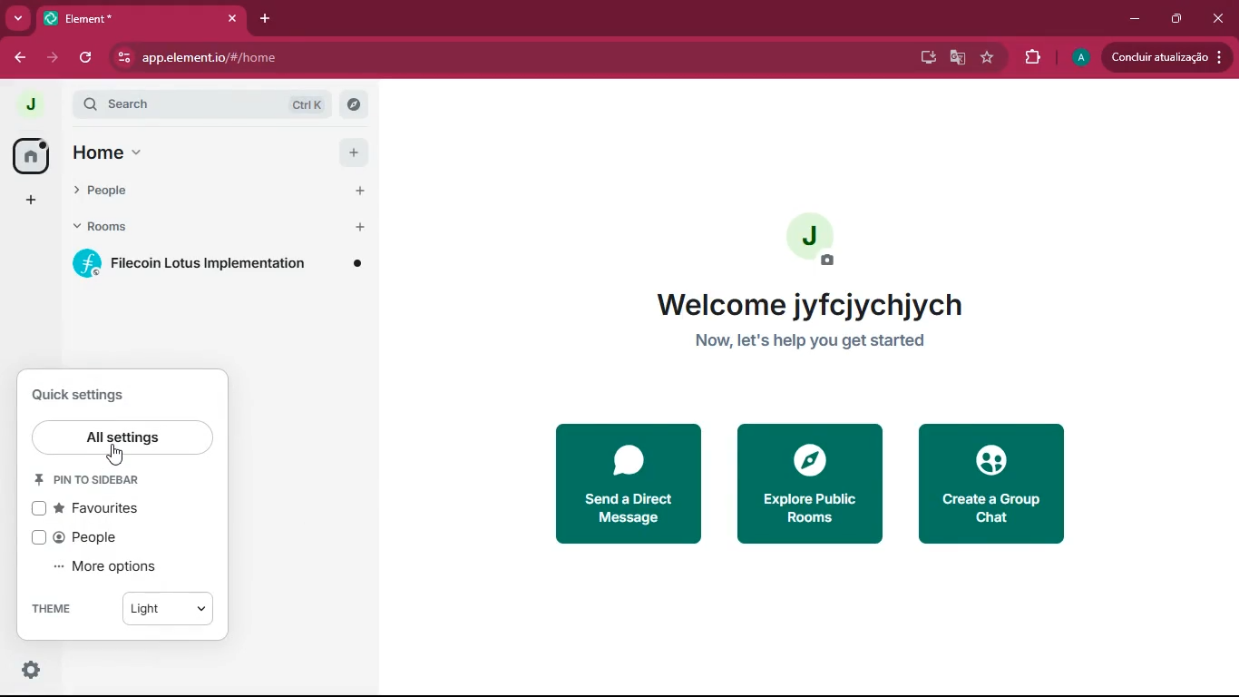  I want to click on profile, so click(812, 242).